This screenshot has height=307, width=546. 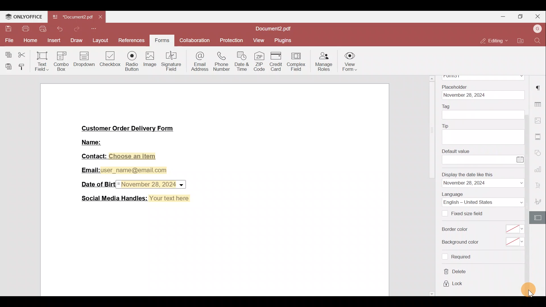 What do you see at coordinates (462, 242) in the screenshot?
I see `Background color` at bounding box center [462, 242].